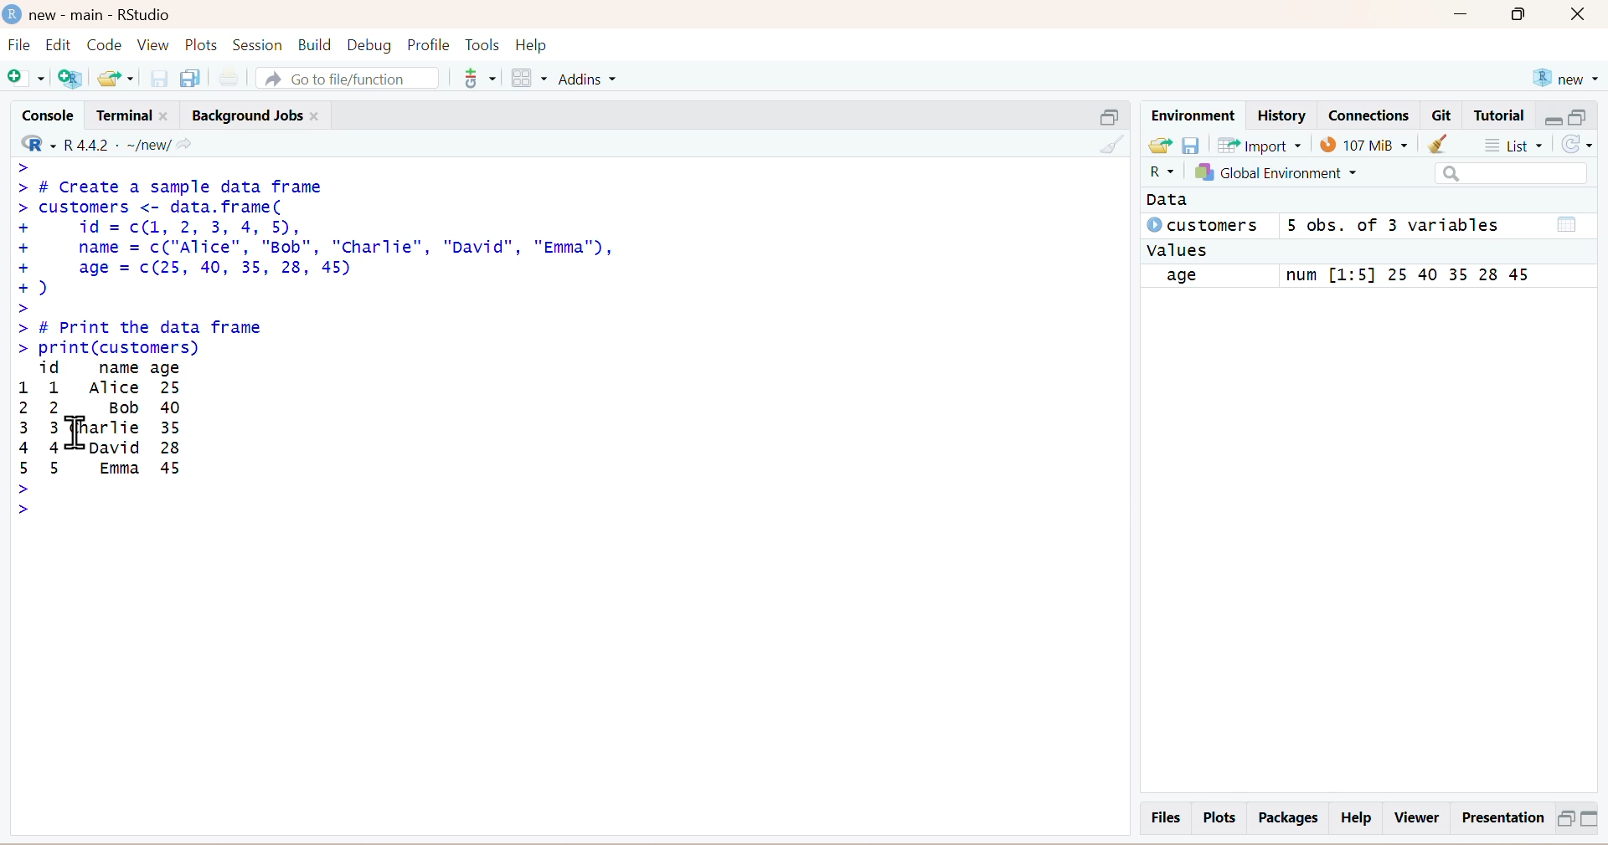 The width and height of the screenshot is (1608, 845). I want to click on Load workspace, so click(1159, 146).